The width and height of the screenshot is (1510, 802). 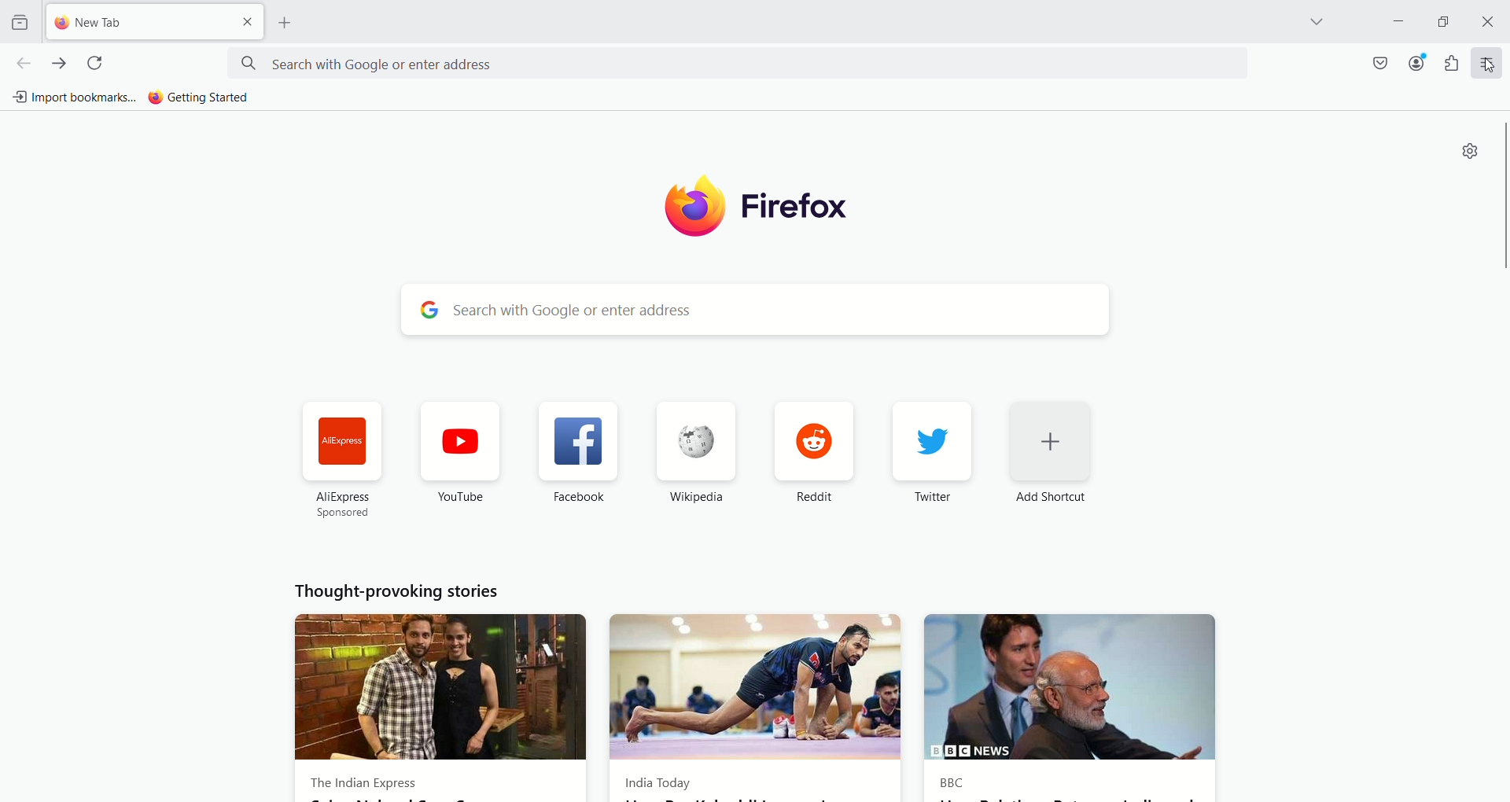 What do you see at coordinates (135, 21) in the screenshot?
I see `new tab` at bounding box center [135, 21].